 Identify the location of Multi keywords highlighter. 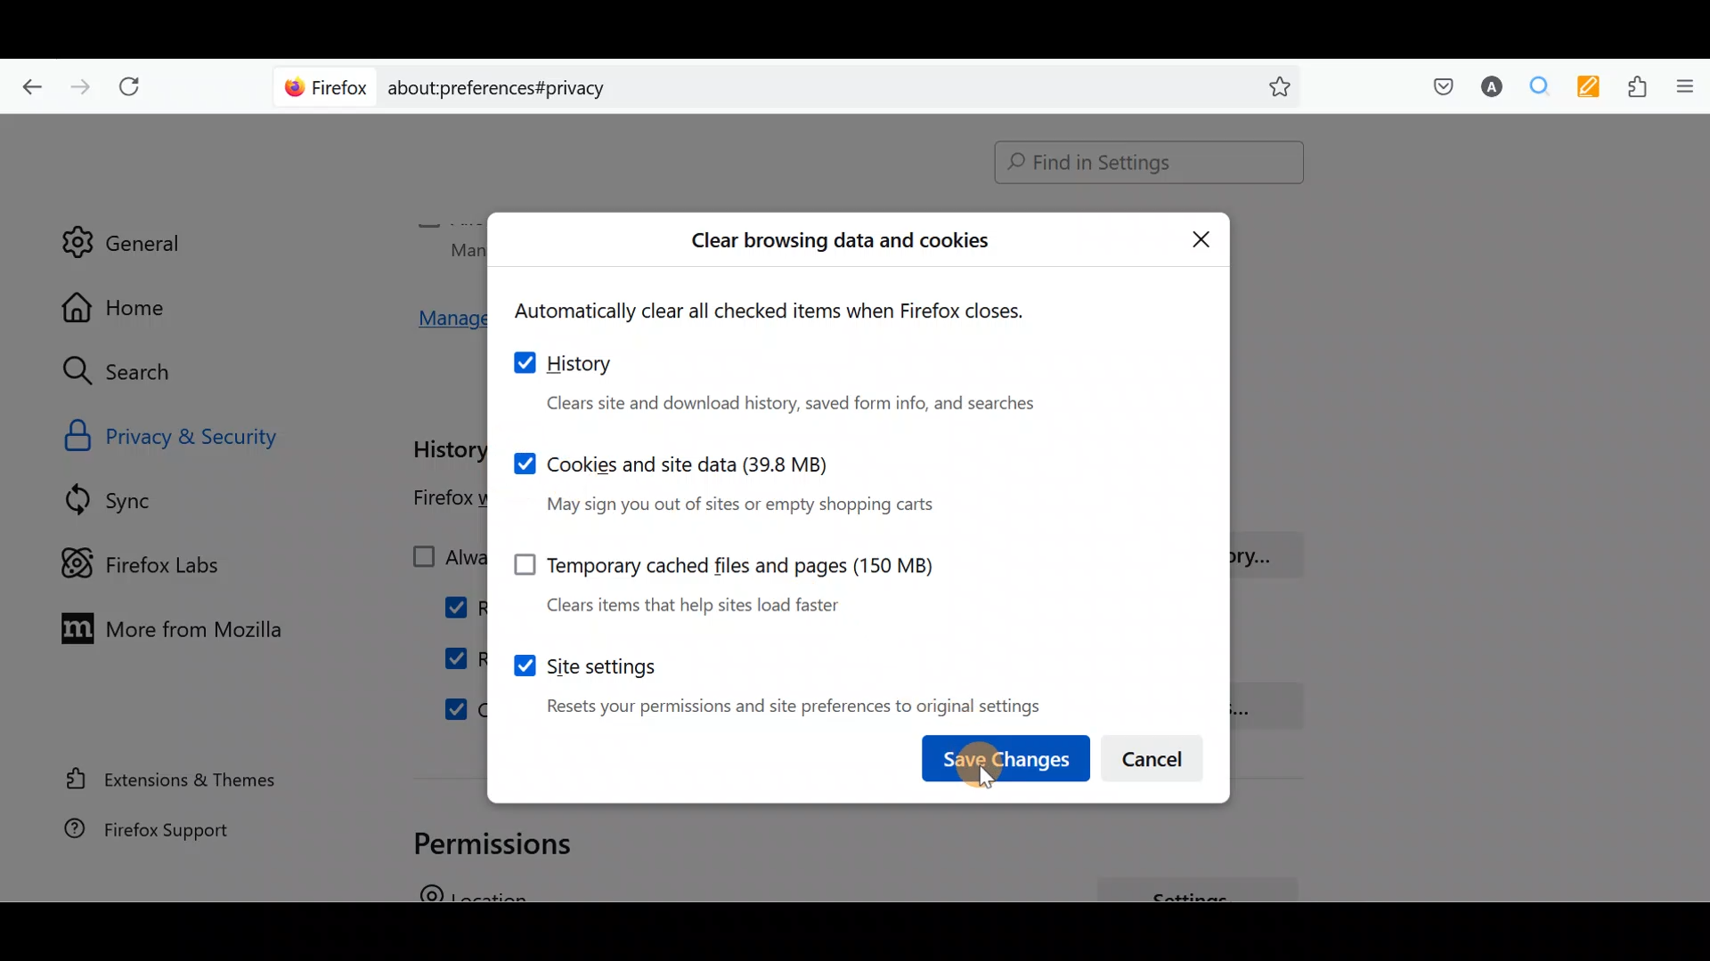
(1584, 89).